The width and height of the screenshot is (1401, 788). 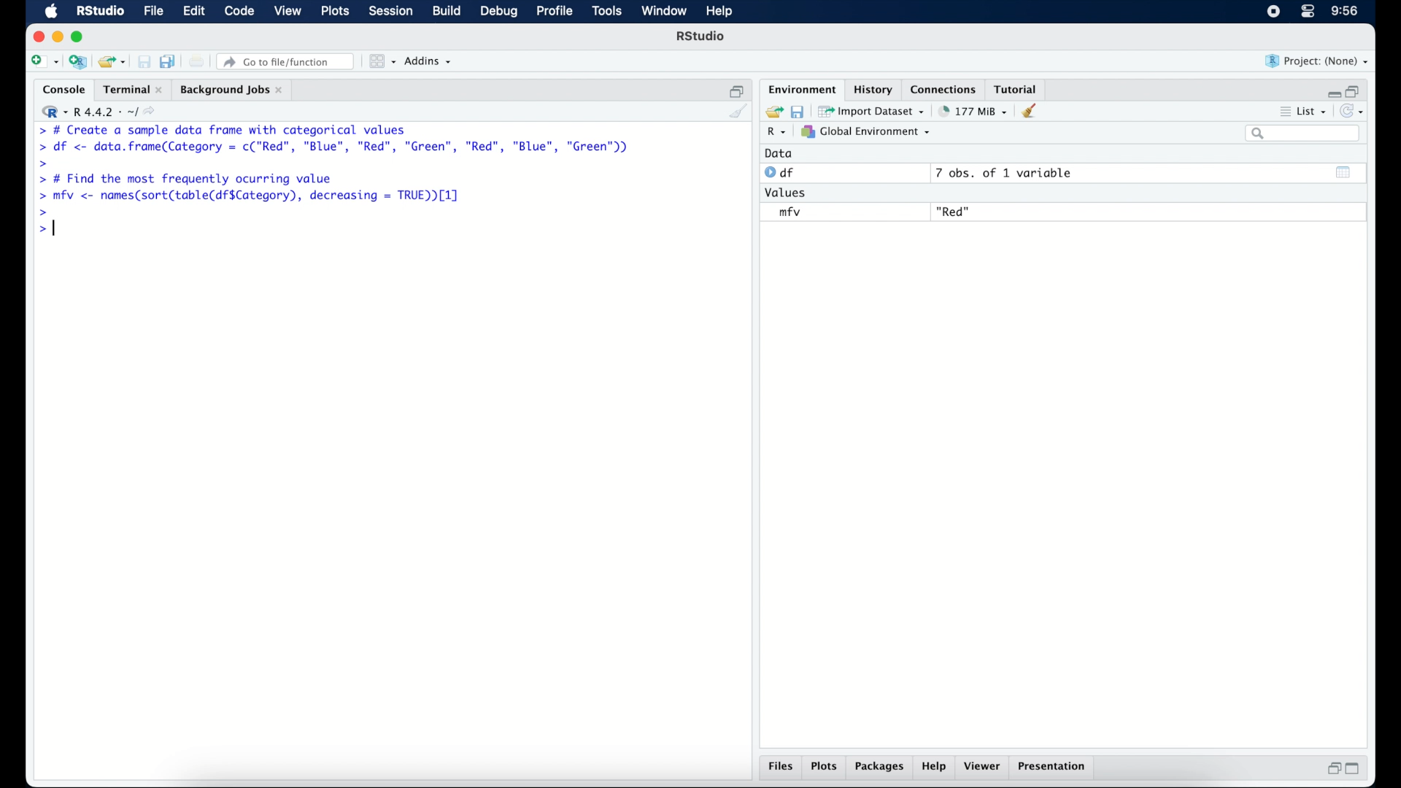 I want to click on clear console, so click(x=739, y=112).